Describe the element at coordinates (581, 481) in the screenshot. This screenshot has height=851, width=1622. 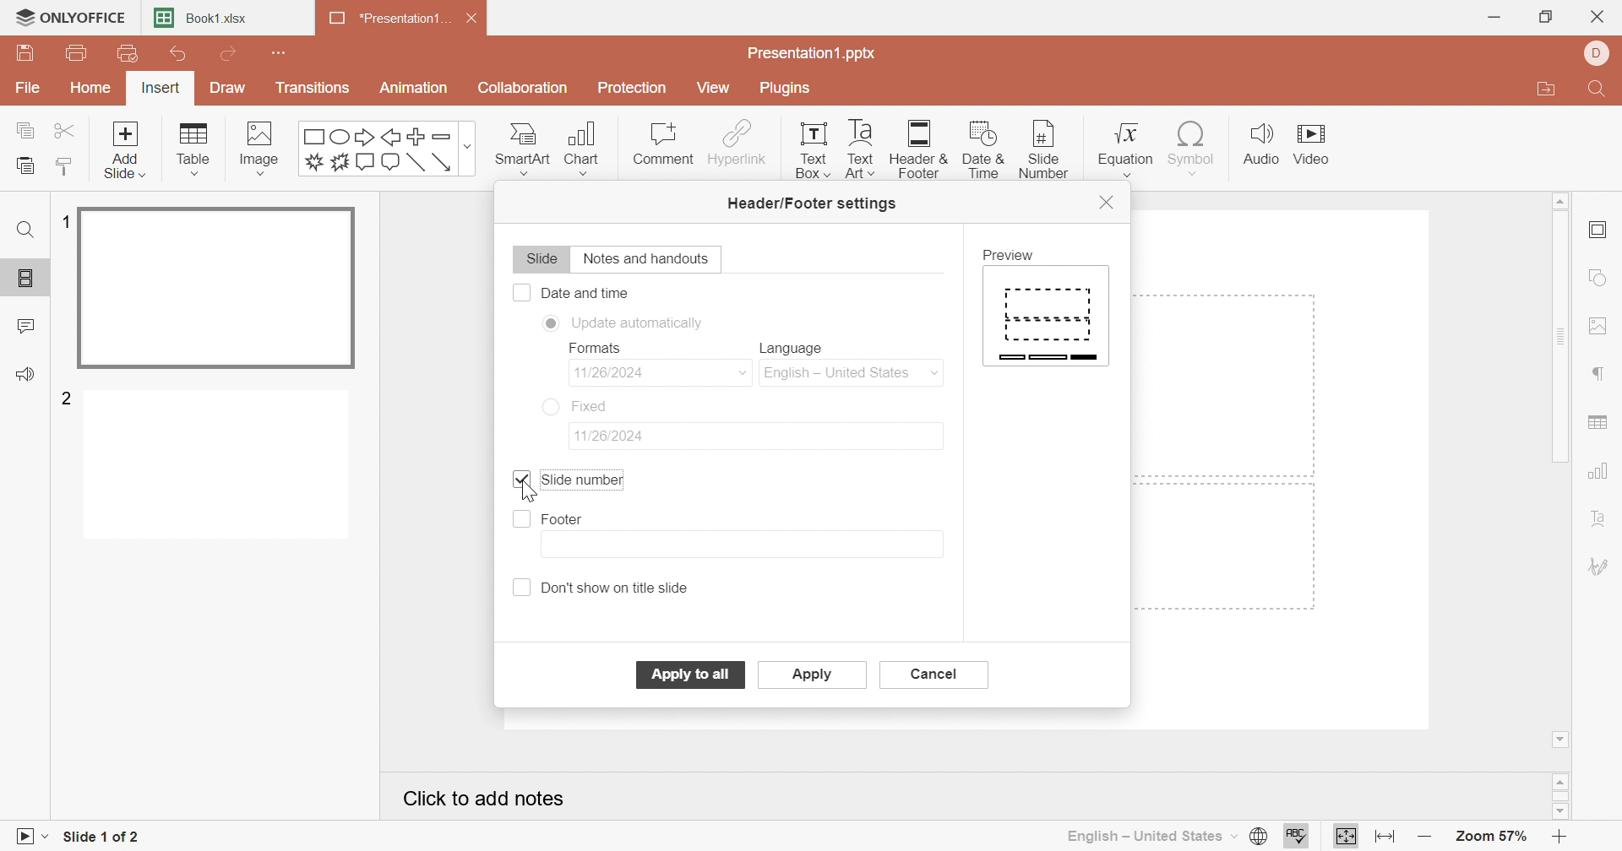
I see `Slide number` at that location.